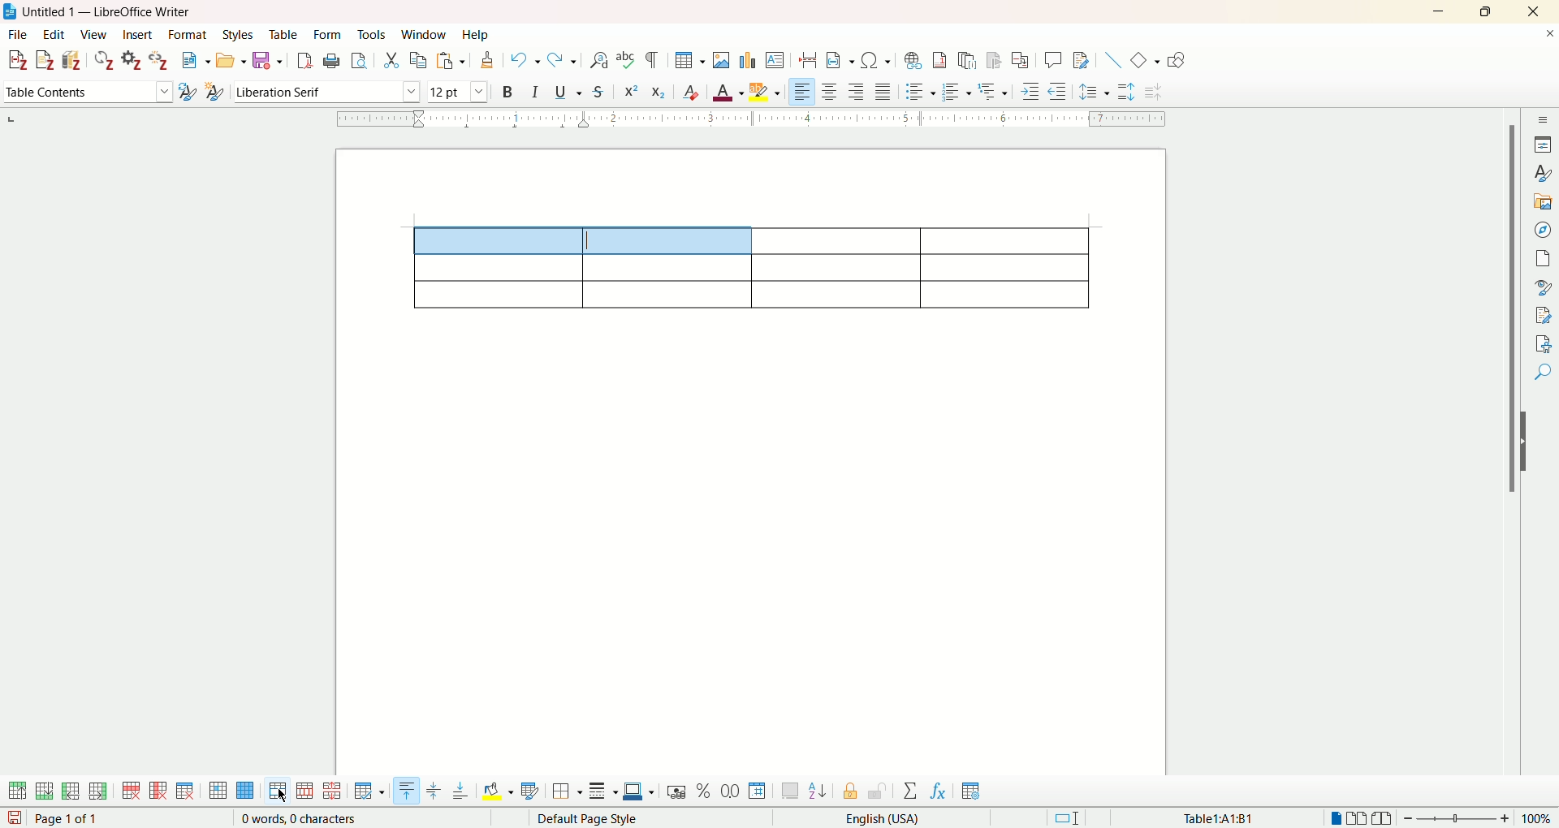  What do you see at coordinates (187, 36) in the screenshot?
I see `format` at bounding box center [187, 36].